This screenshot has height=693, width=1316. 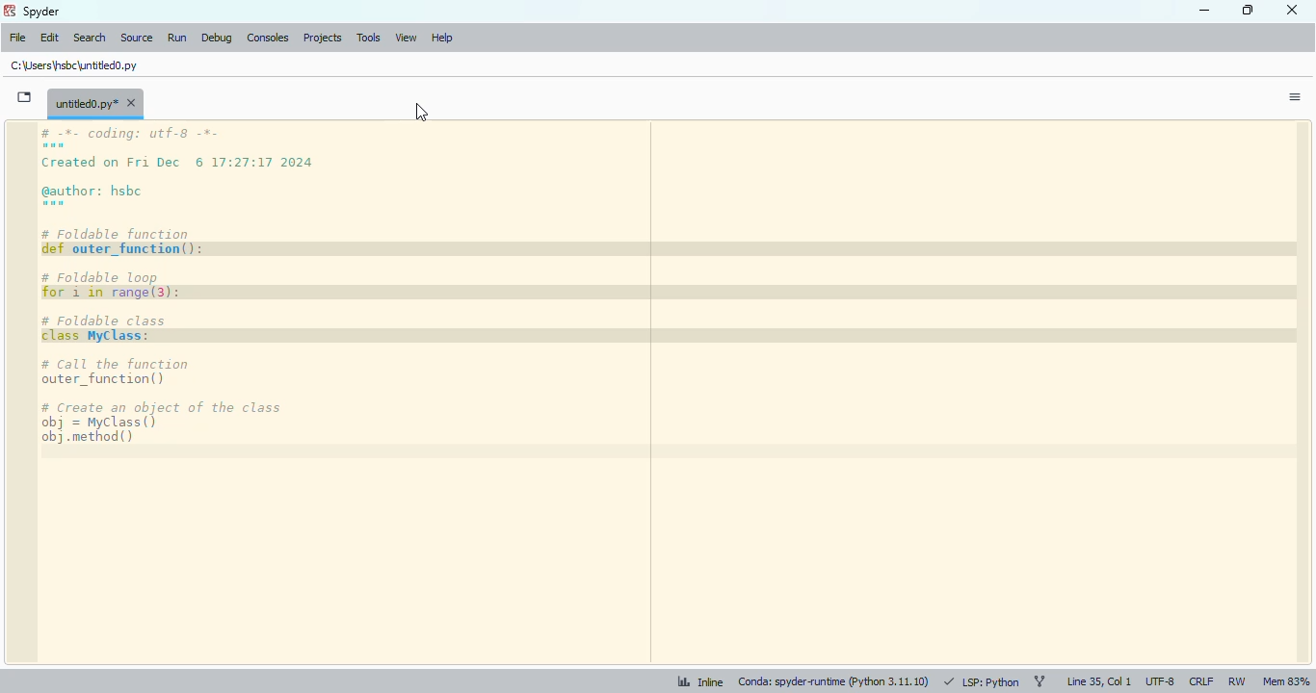 I want to click on help, so click(x=441, y=38).